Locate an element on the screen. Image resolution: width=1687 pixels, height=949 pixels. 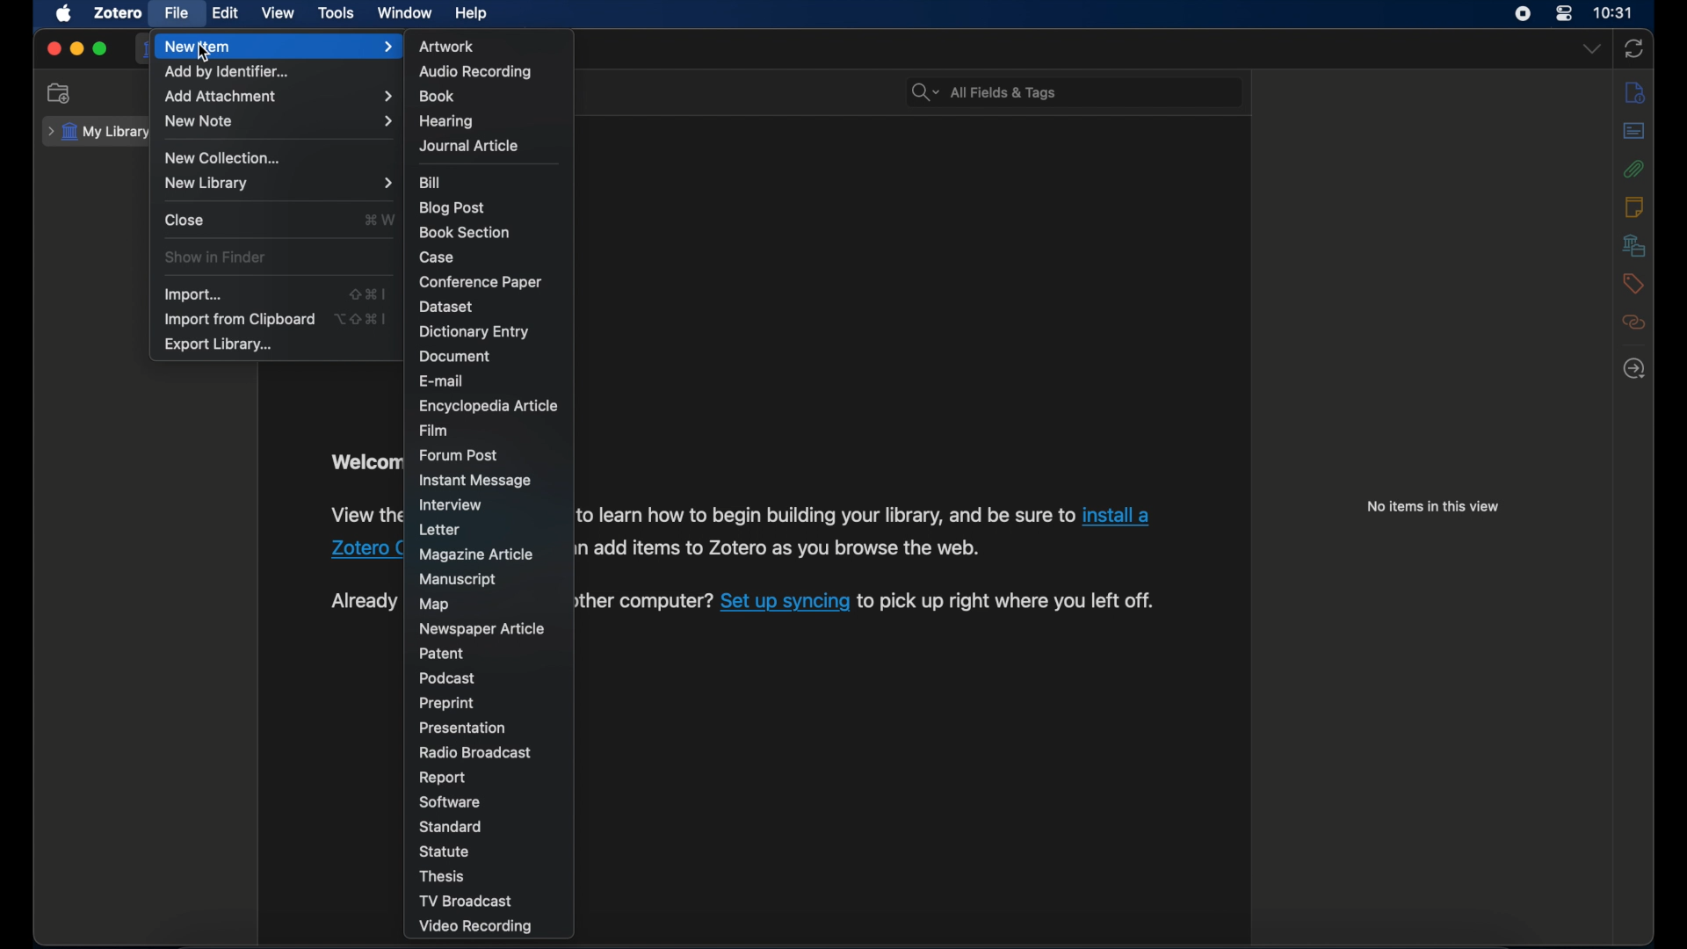
import is located at coordinates (368, 293).